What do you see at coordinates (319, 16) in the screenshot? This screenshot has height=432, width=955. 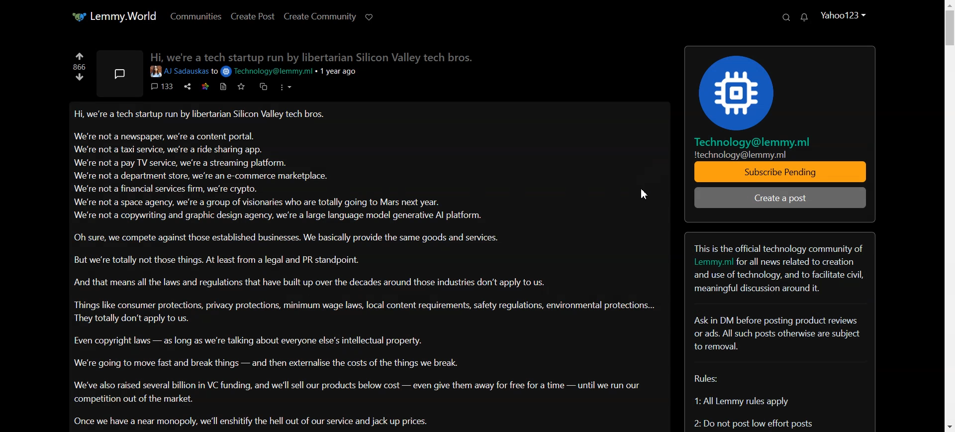 I see `Create Community` at bounding box center [319, 16].